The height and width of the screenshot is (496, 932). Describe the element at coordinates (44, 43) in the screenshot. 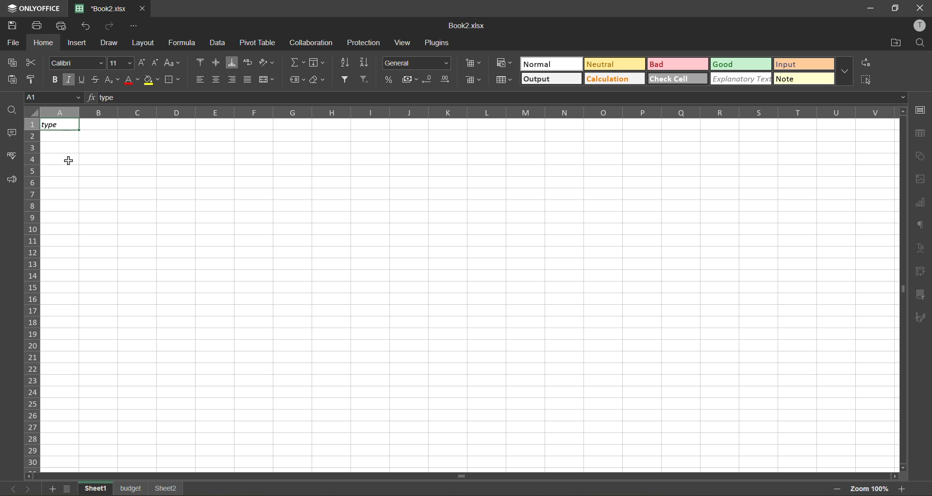

I see `home` at that location.